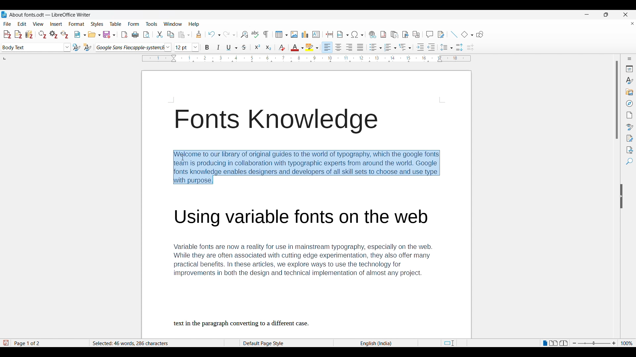  Describe the element at coordinates (65, 34) in the screenshot. I see `Unlink citations` at that location.